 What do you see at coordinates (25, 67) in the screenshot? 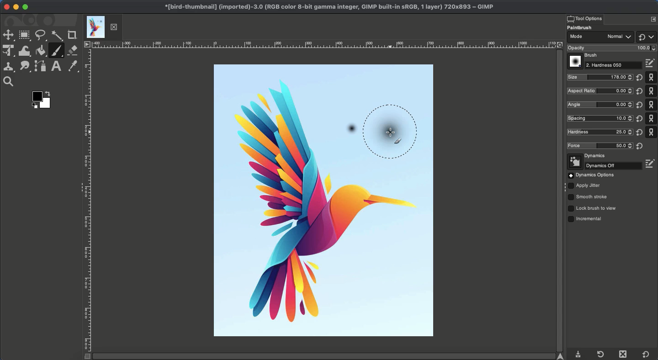
I see `Smudge` at bounding box center [25, 67].